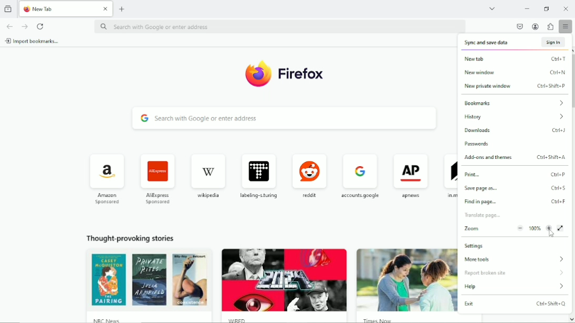 The height and width of the screenshot is (323, 575). Describe the element at coordinates (33, 42) in the screenshot. I see `Import bookmarks` at that location.